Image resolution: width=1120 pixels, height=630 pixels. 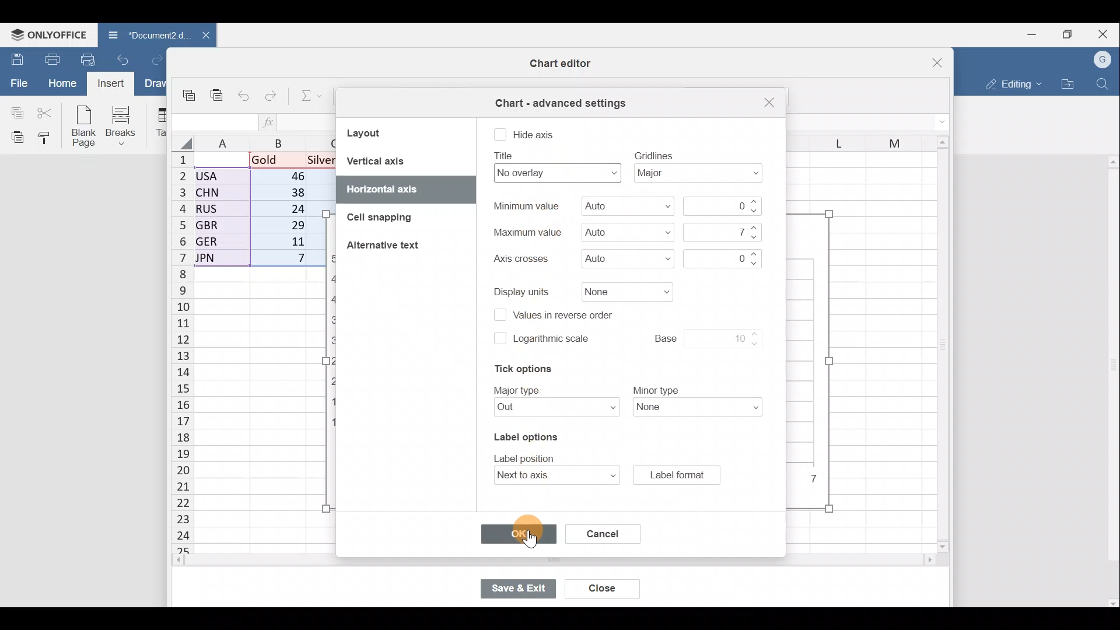 I want to click on Tick options, so click(x=517, y=369).